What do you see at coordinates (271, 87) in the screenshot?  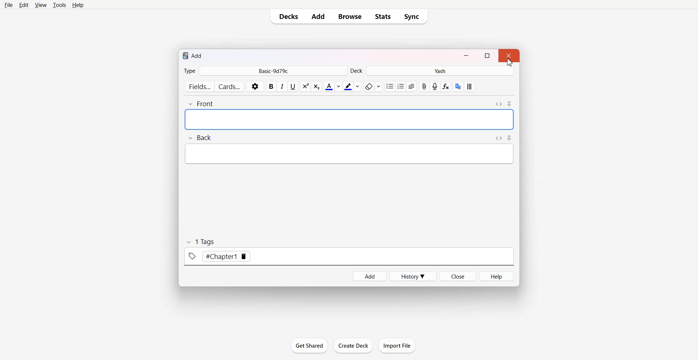 I see `Bold` at bounding box center [271, 87].